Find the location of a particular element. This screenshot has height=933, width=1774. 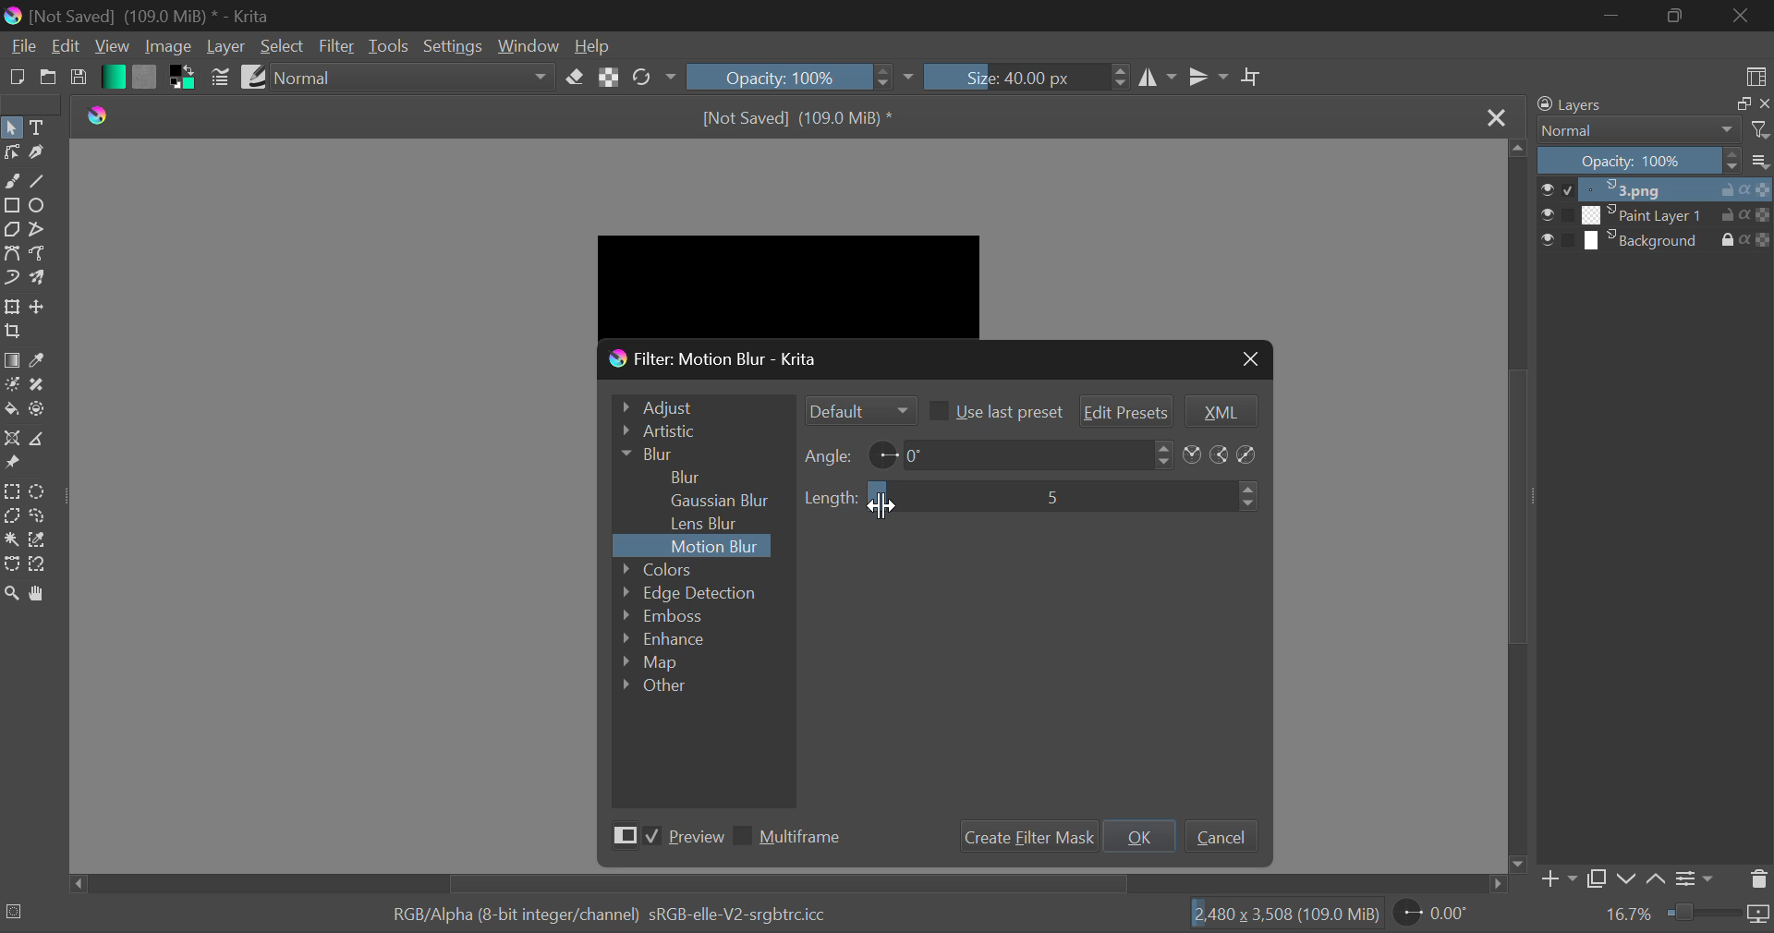

Line is located at coordinates (40, 180).